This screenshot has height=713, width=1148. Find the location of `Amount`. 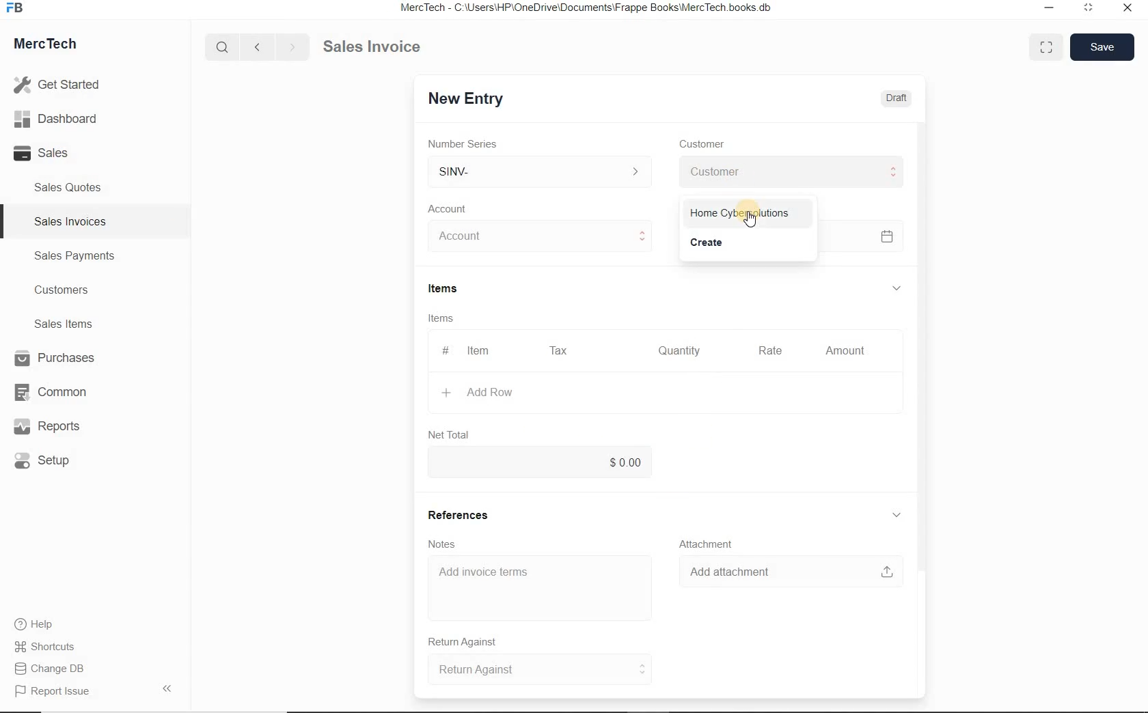

Amount is located at coordinates (845, 352).